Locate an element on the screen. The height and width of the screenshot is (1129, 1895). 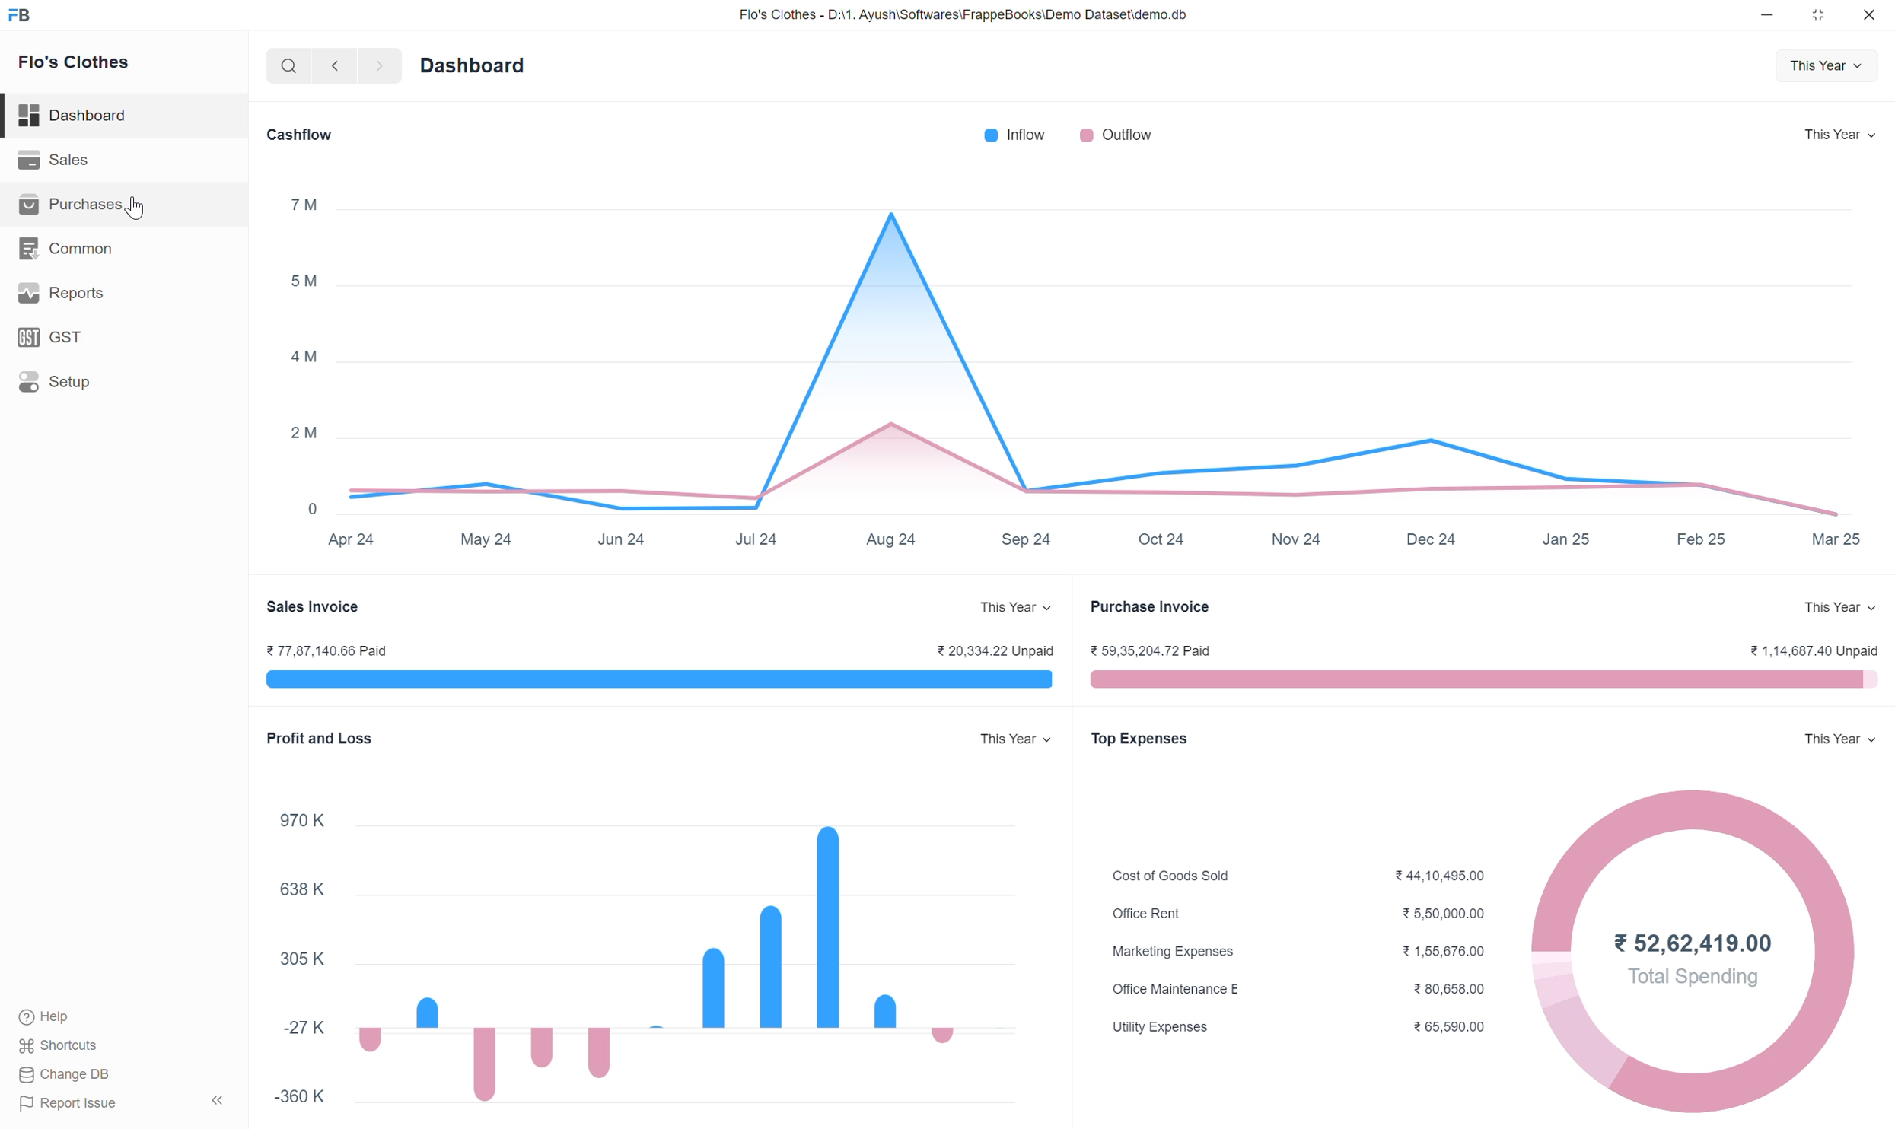
reports is located at coordinates (59, 291).